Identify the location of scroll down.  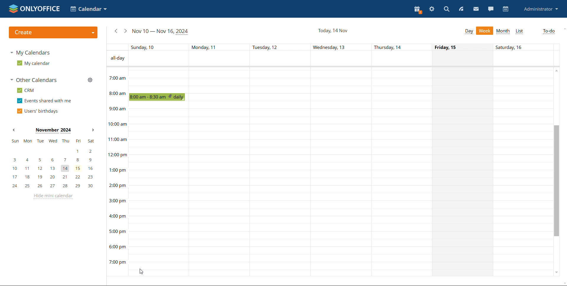
(556, 272).